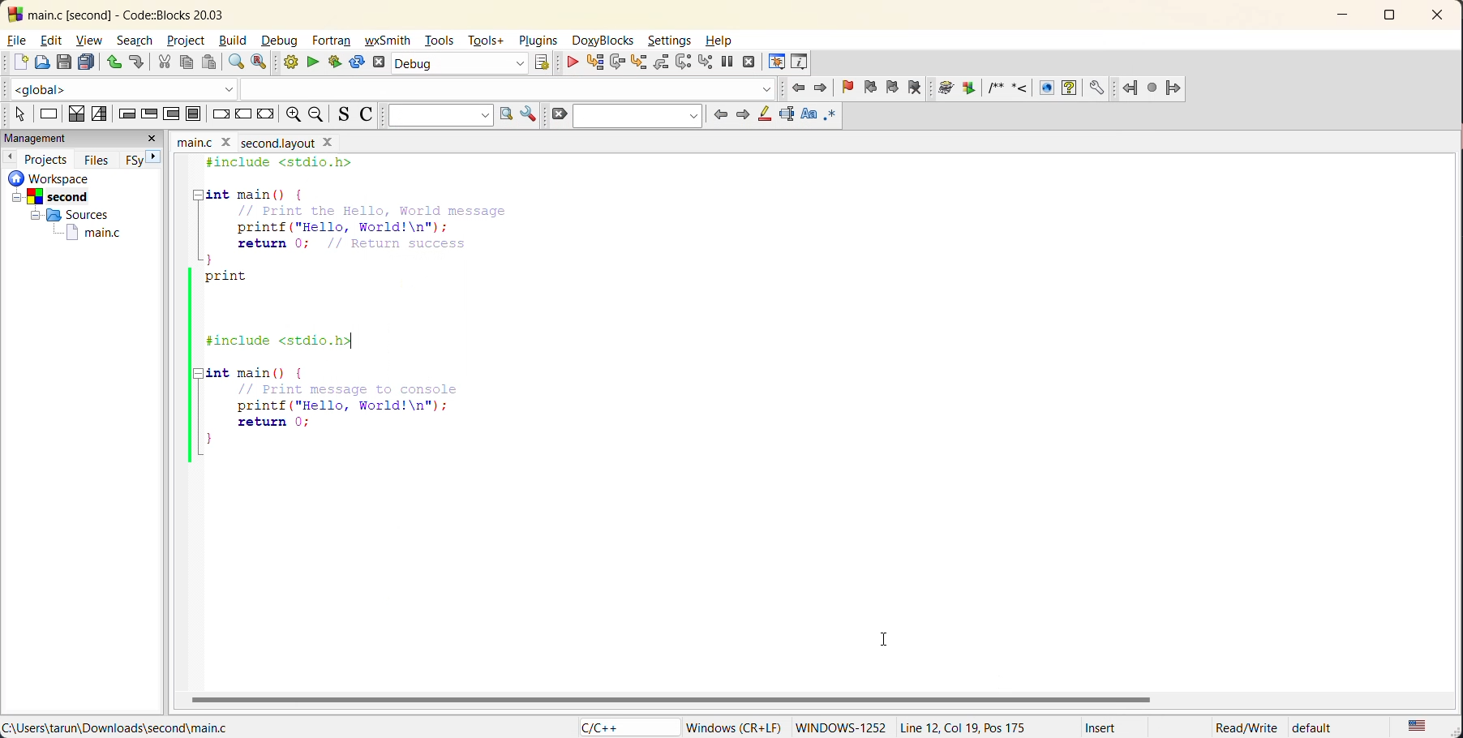 This screenshot has height=738, width=1463. I want to click on next, so click(154, 157).